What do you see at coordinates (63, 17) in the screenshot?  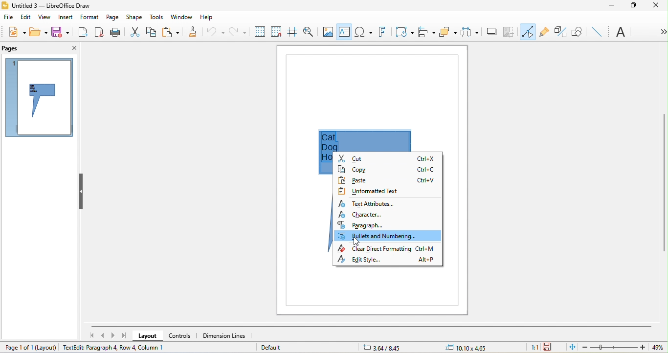 I see `insert` at bounding box center [63, 17].